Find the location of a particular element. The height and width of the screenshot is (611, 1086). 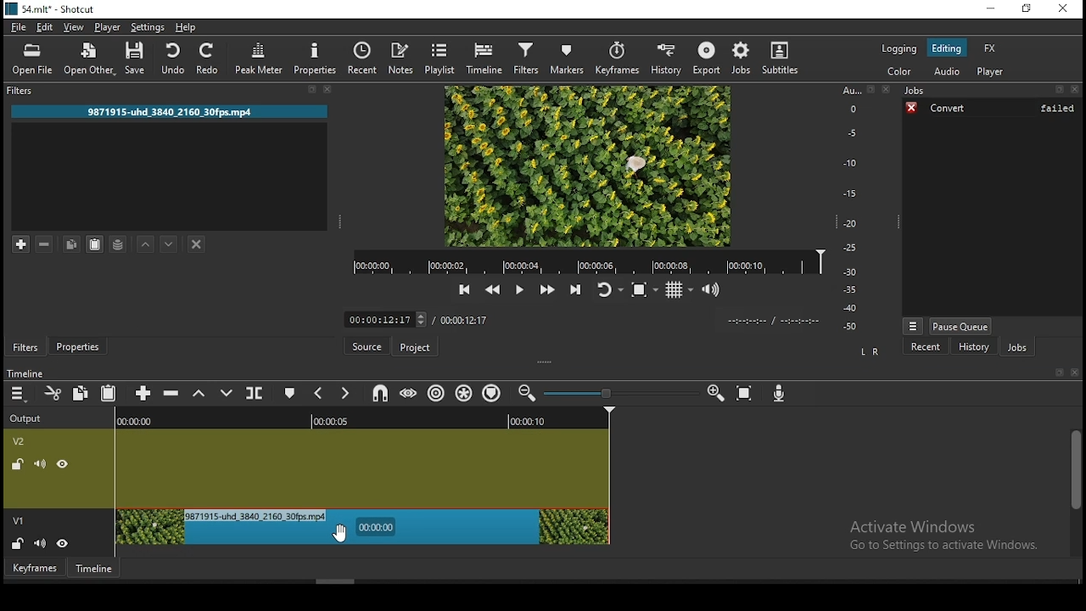

timer is located at coordinates (773, 321).